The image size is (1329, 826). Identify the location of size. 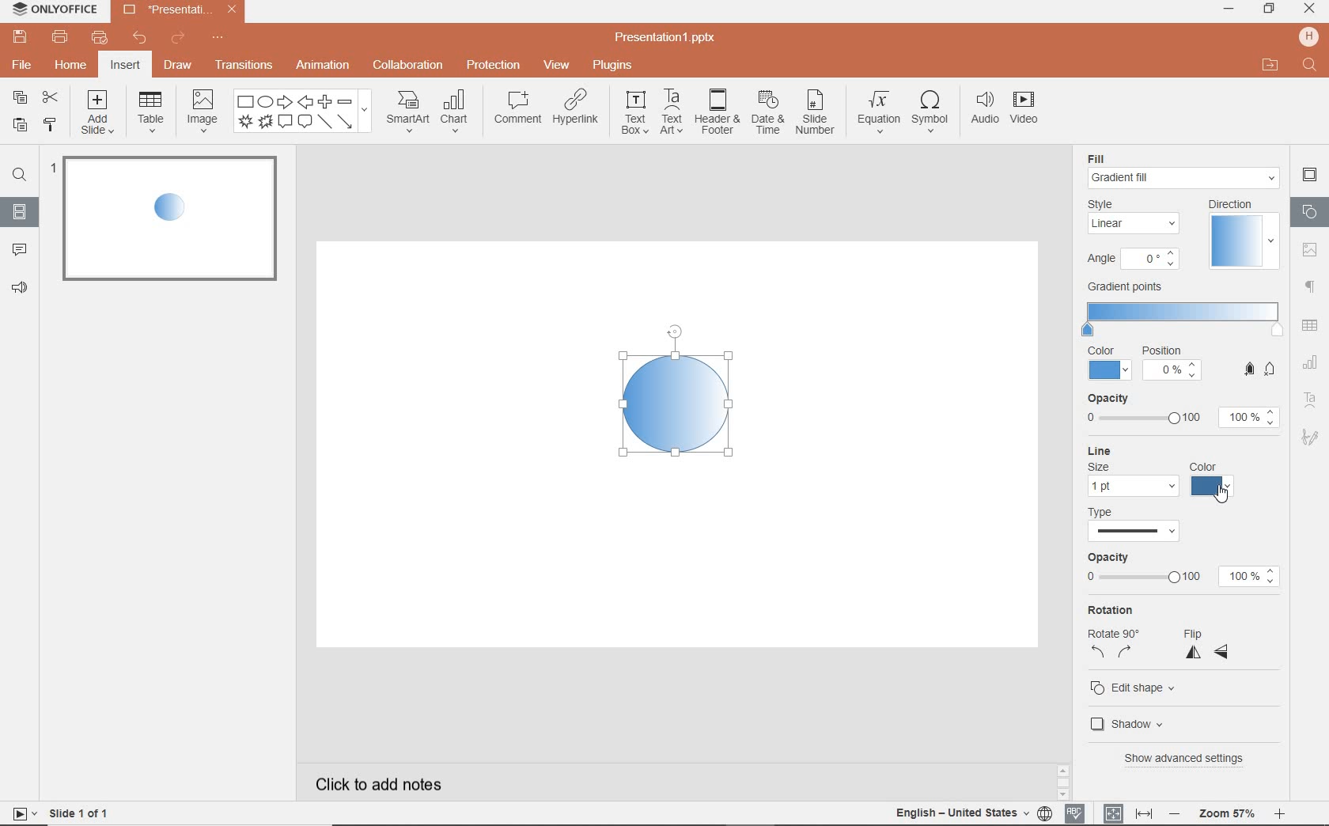
(1099, 468).